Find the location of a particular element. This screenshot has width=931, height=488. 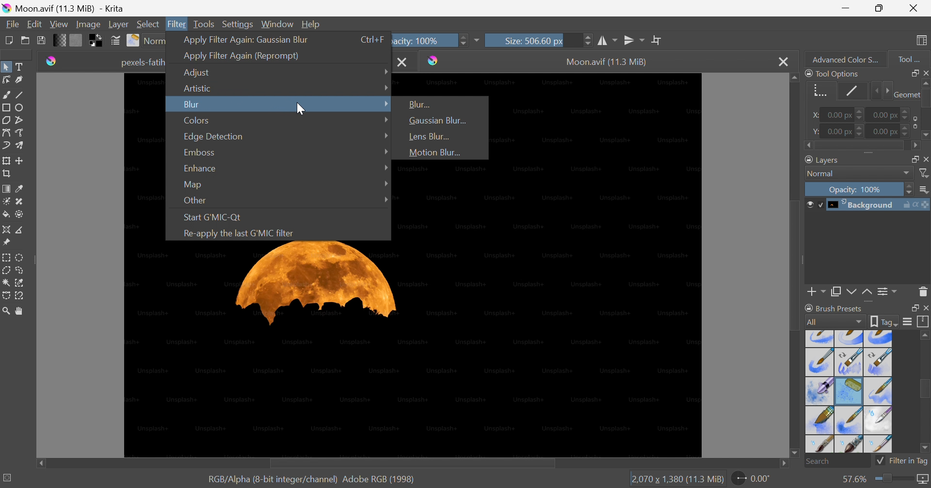

Artistic is located at coordinates (195, 89).